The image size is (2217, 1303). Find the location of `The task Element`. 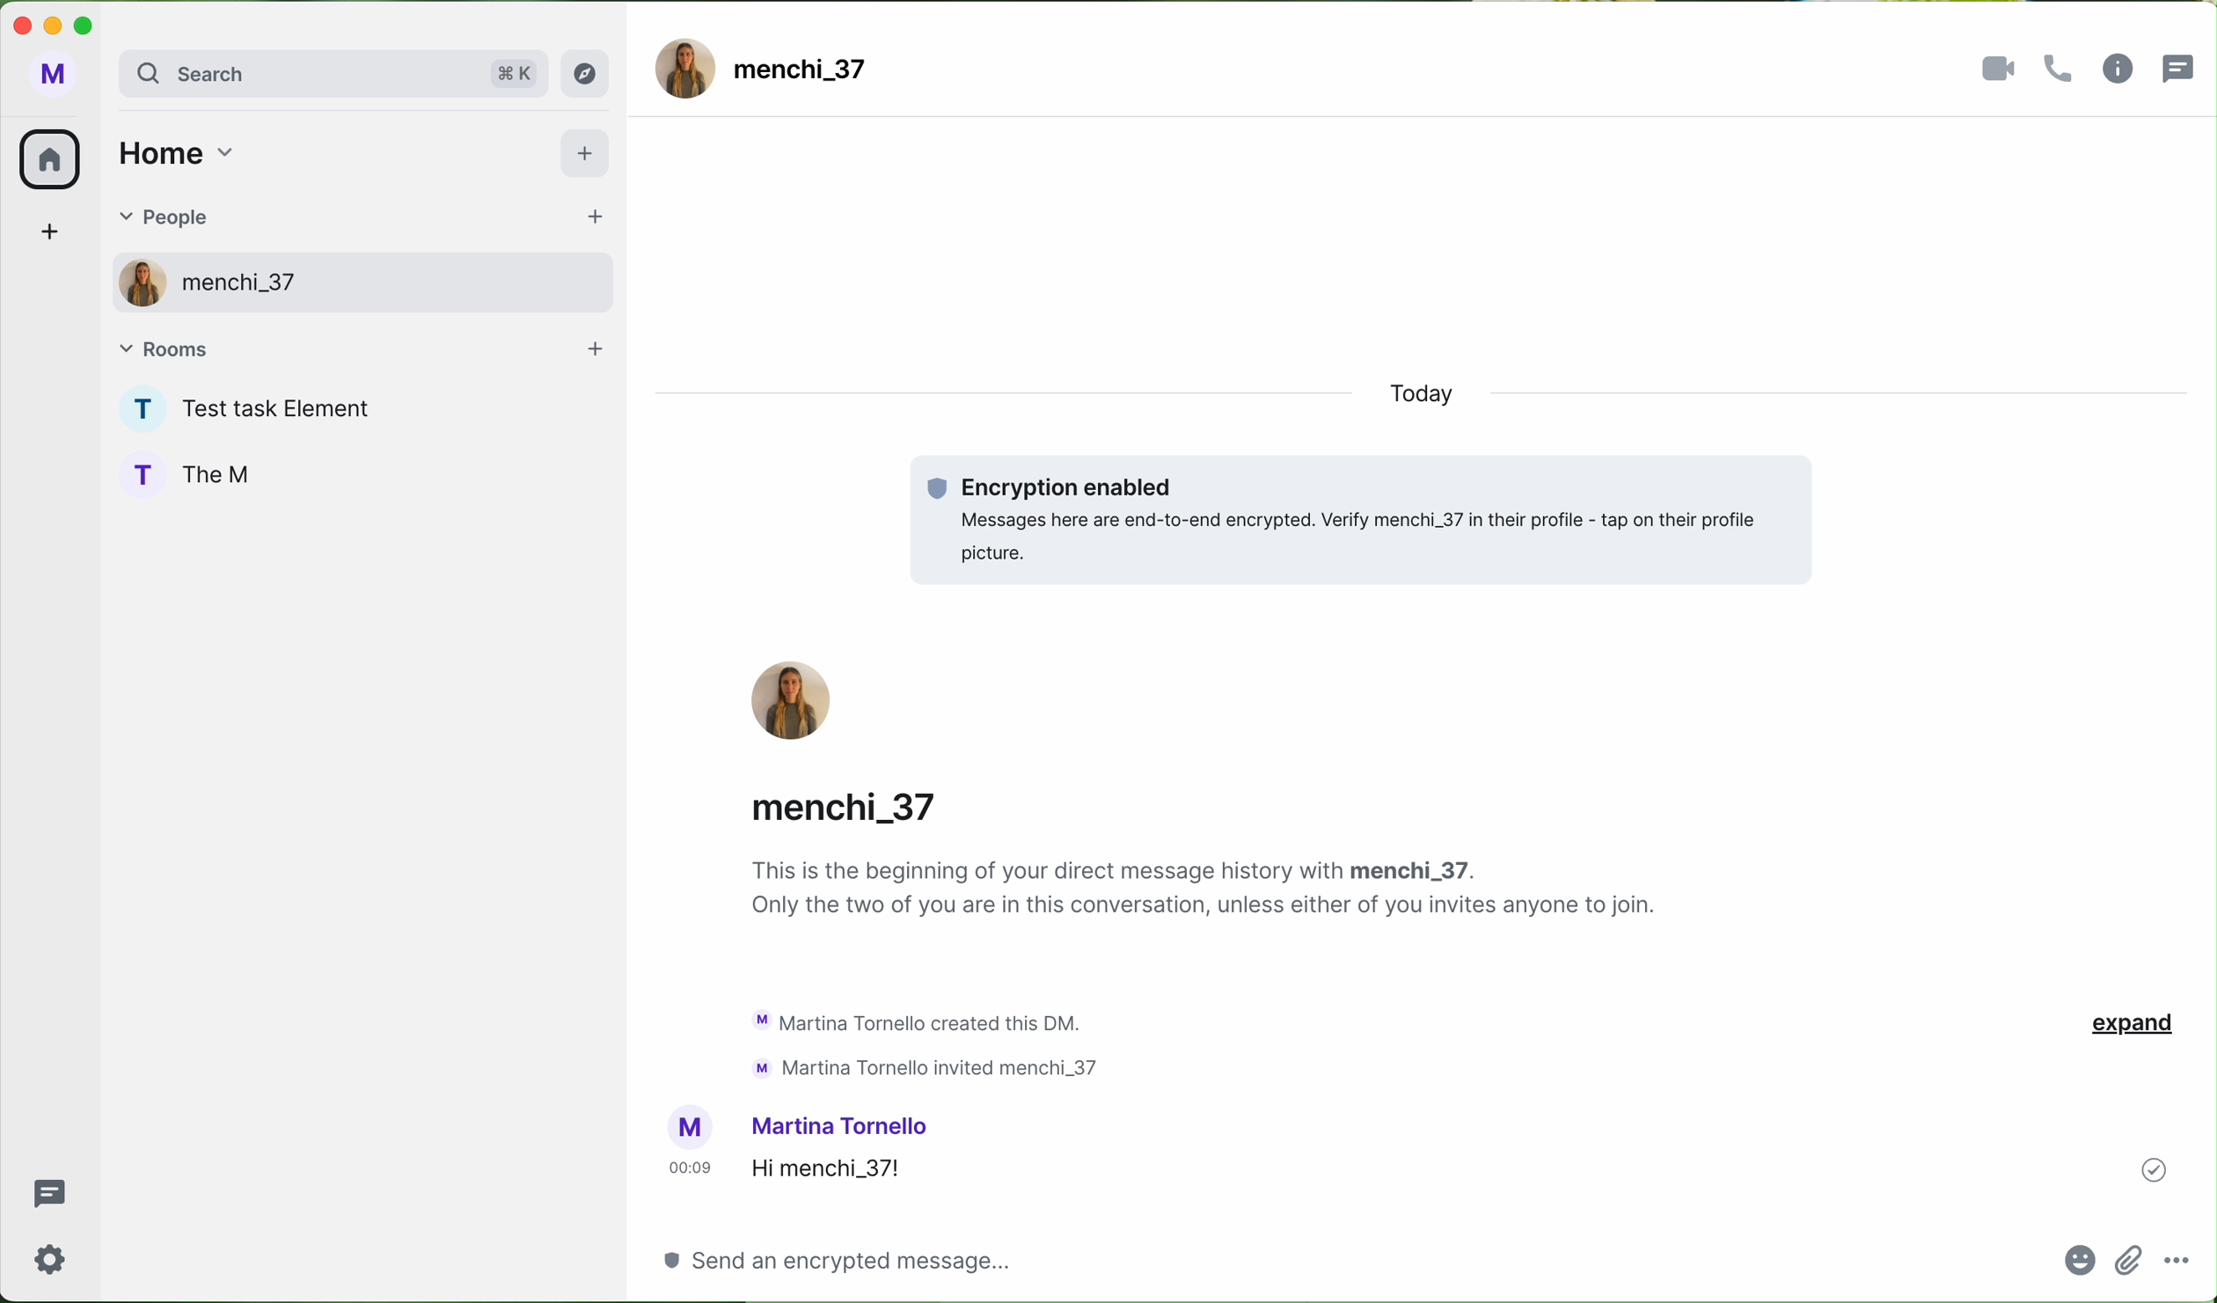

The task Element is located at coordinates (285, 408).